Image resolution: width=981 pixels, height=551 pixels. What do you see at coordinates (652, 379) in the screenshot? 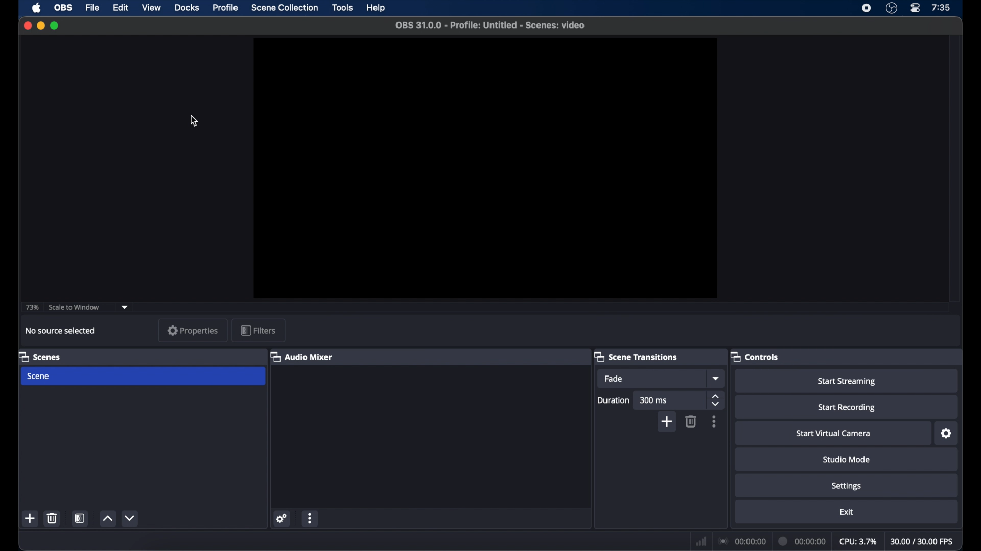
I see `fade` at bounding box center [652, 379].